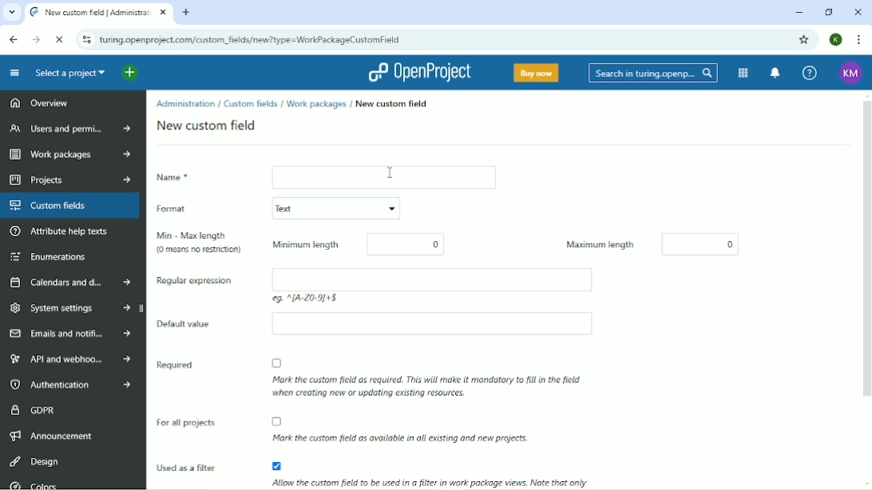 The image size is (872, 490). I want to click on Format, so click(200, 209).